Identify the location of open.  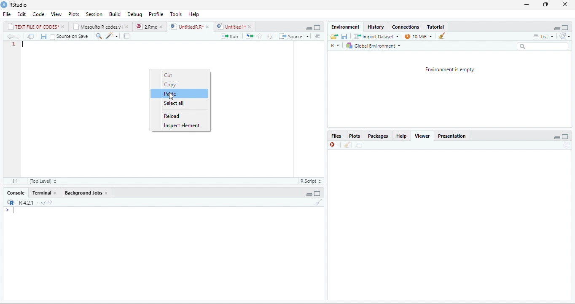
(333, 37).